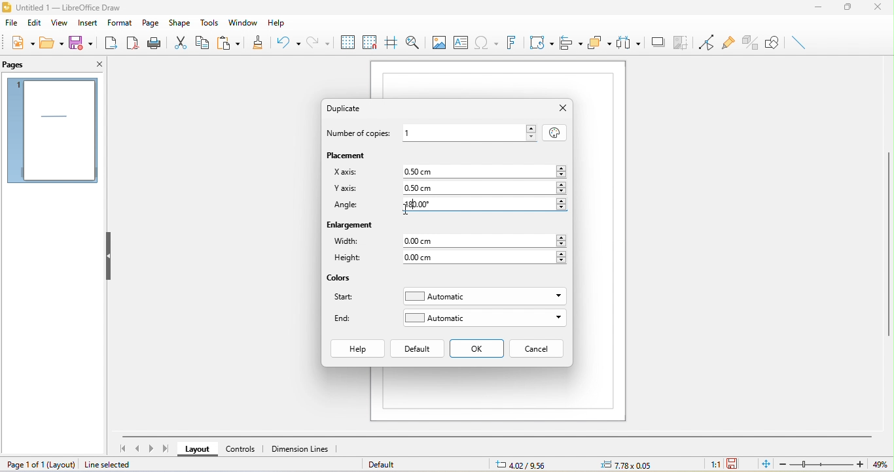  Describe the element at coordinates (390, 40) in the screenshot. I see `helping while moving` at that location.